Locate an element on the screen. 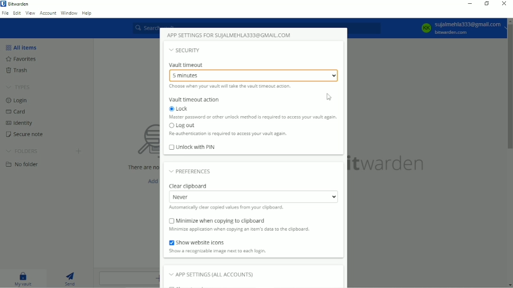 This screenshot has width=513, height=288. Clear clipboard is located at coordinates (188, 186).